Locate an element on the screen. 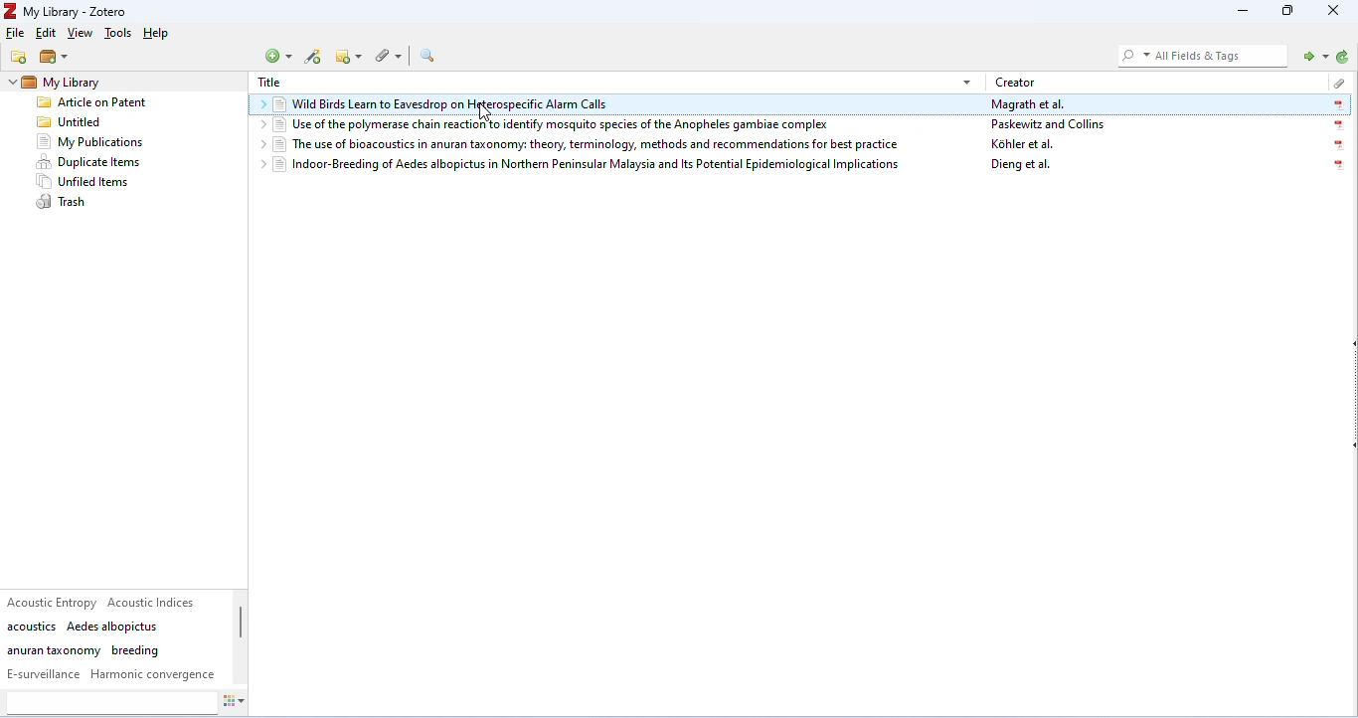 This screenshot has width=1358, height=718. acoustics Aedes albopictus is located at coordinates (84, 627).